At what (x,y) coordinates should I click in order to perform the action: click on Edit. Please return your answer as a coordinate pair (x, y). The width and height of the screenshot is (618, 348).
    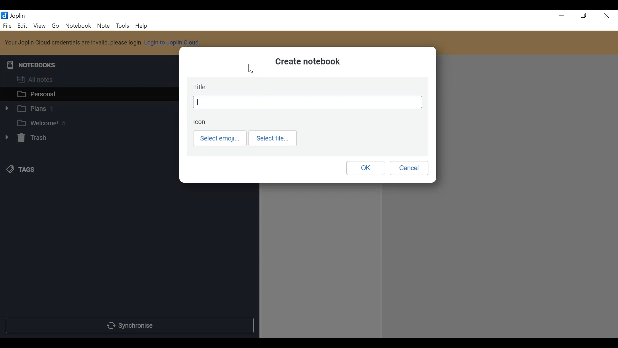
    Looking at the image, I should click on (22, 25).